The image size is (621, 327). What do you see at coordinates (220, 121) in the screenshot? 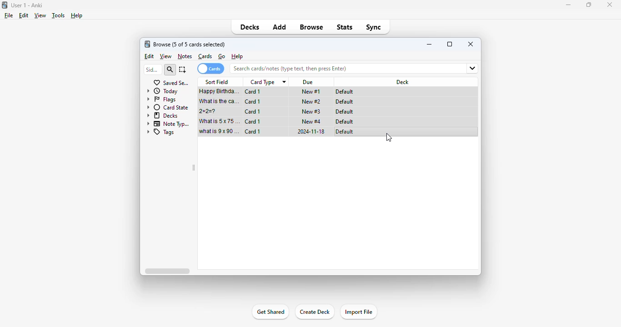
I see `what is 5x75=?` at bounding box center [220, 121].